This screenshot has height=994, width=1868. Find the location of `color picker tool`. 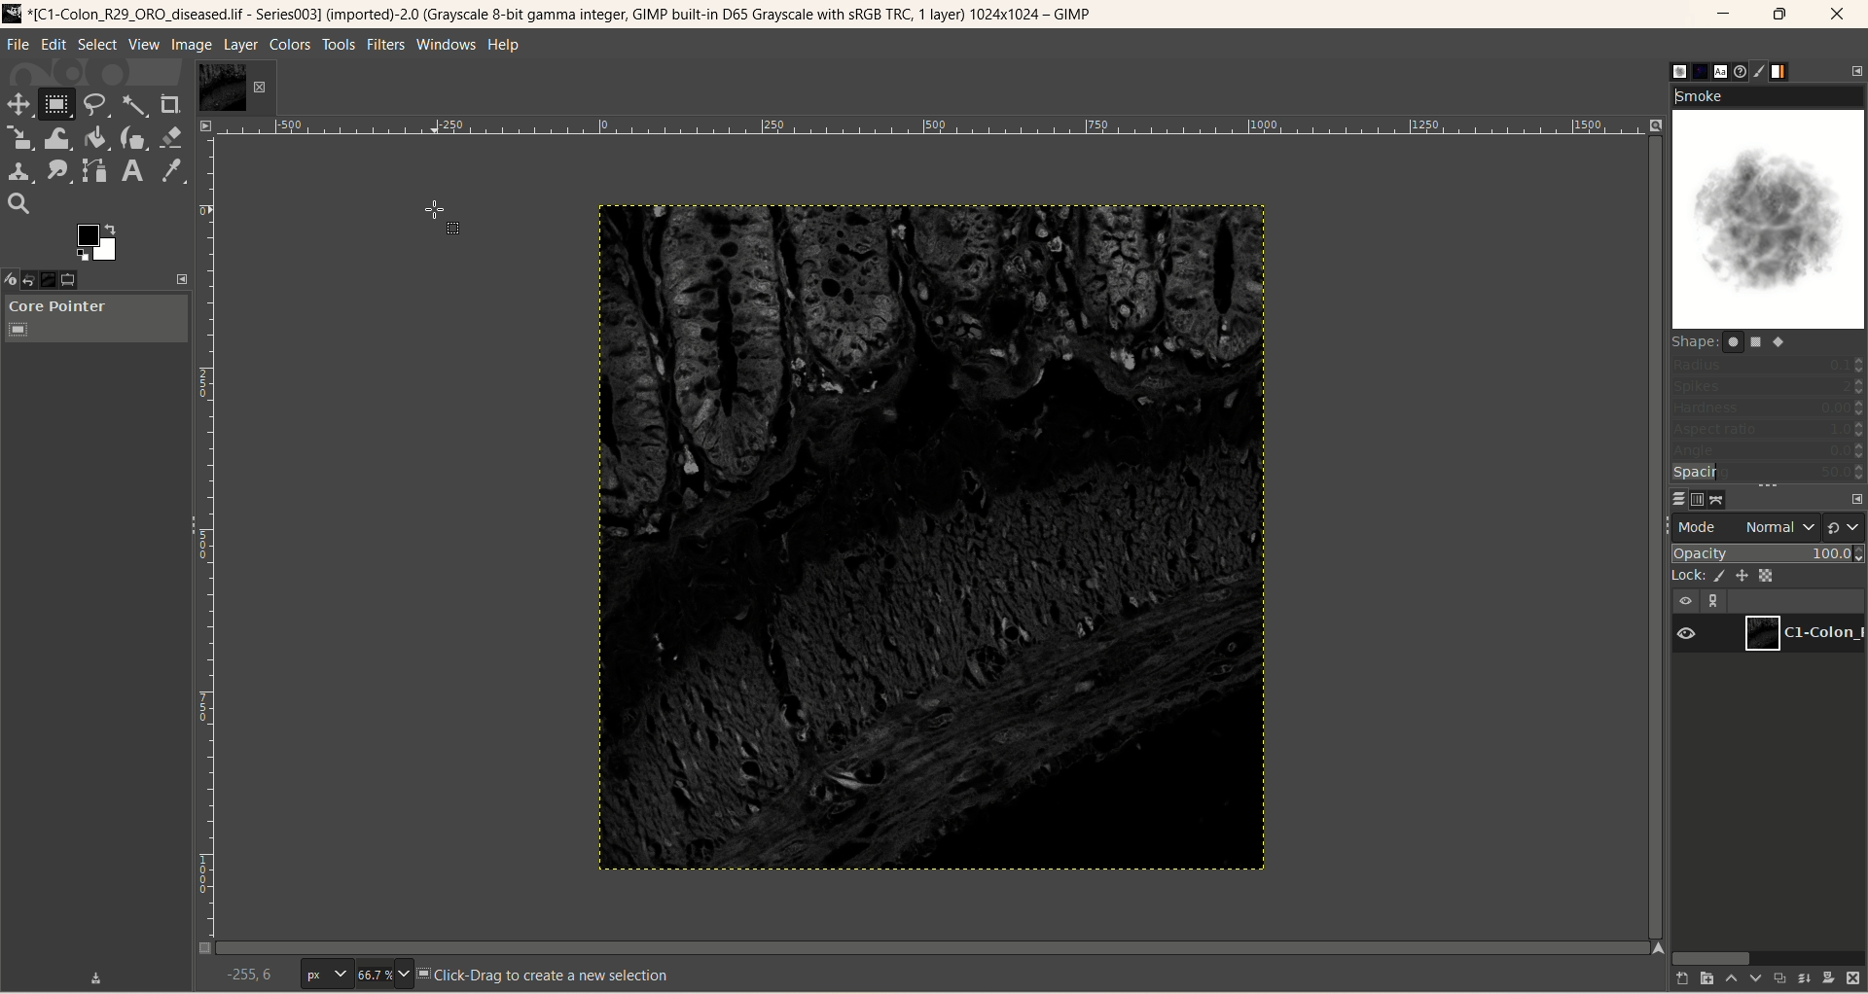

color picker tool is located at coordinates (170, 171).